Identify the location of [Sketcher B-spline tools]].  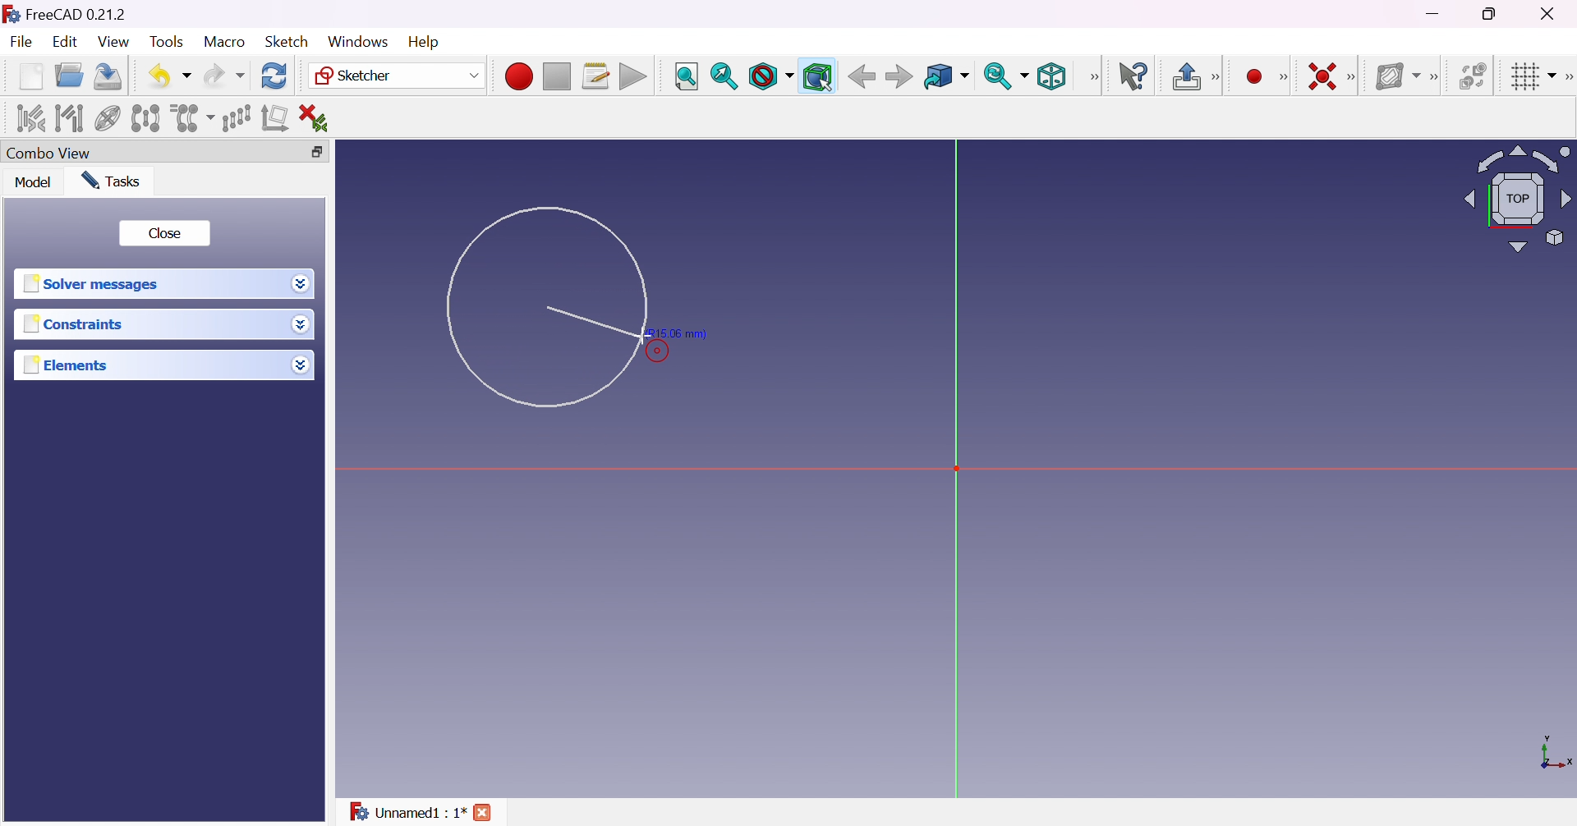
(1438, 77).